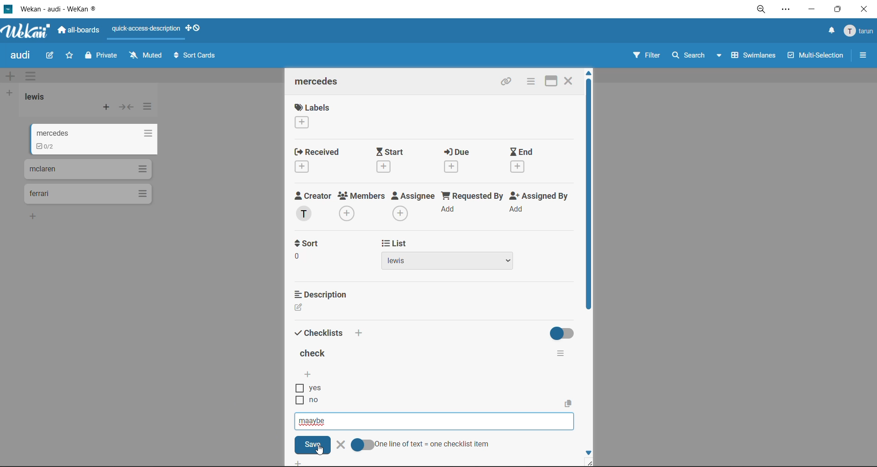 This screenshot has width=877, height=467. I want to click on hide completed checklists, so click(564, 332).